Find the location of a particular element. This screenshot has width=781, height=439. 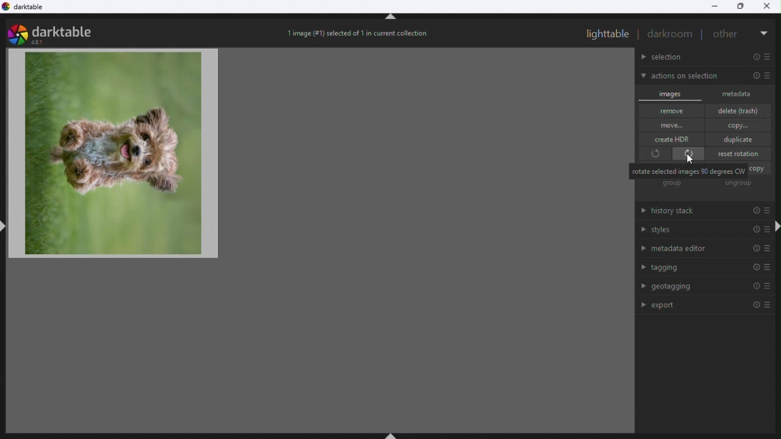

Group is located at coordinates (672, 184).